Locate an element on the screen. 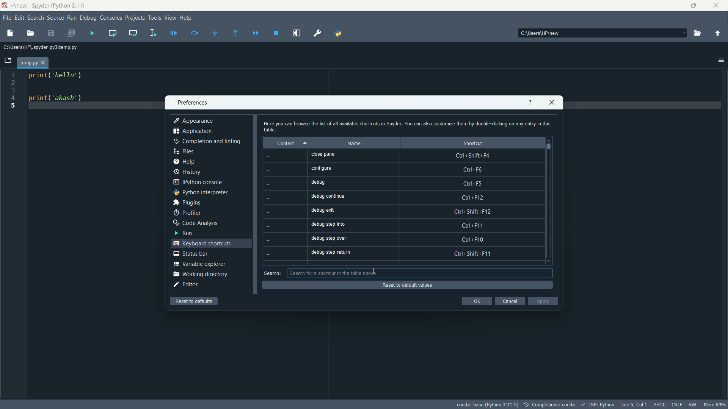 This screenshot has width=728, height=409. cancel is located at coordinates (509, 301).